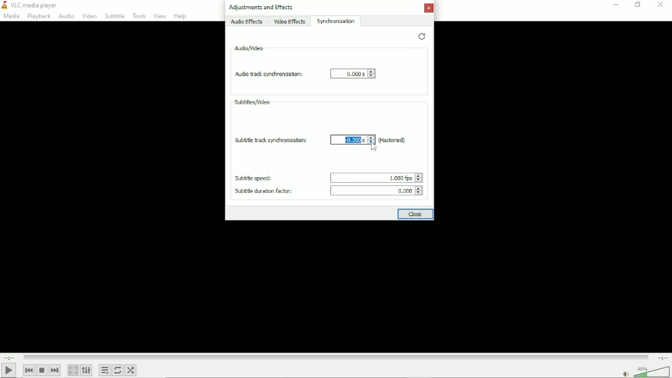 This screenshot has height=378, width=672. I want to click on Next, so click(55, 371).